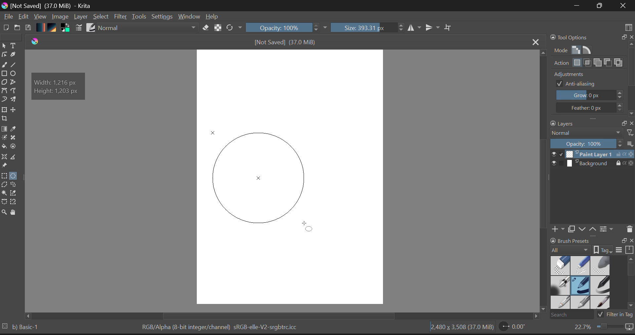 This screenshot has width=635, height=335. What do you see at coordinates (18, 26) in the screenshot?
I see `Open` at bounding box center [18, 26].